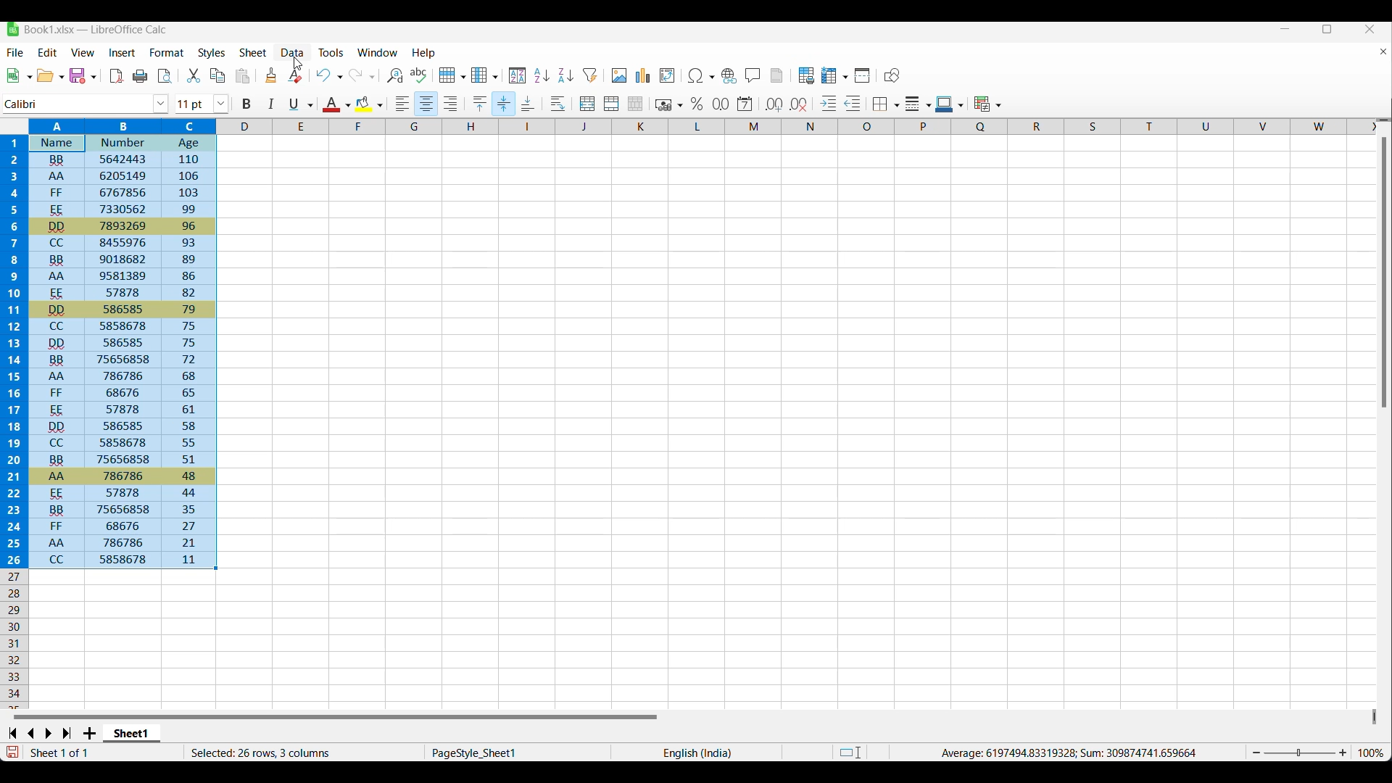  I want to click on Autofilter, so click(591, 75).